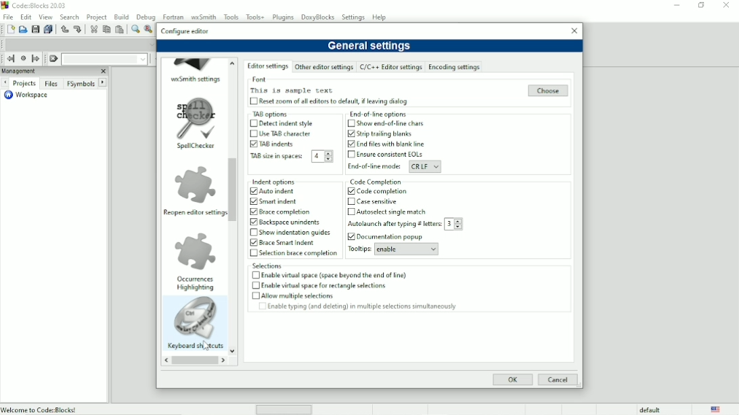 Image resolution: width=739 pixels, height=415 pixels. Describe the element at coordinates (47, 29) in the screenshot. I see `Save everything` at that location.